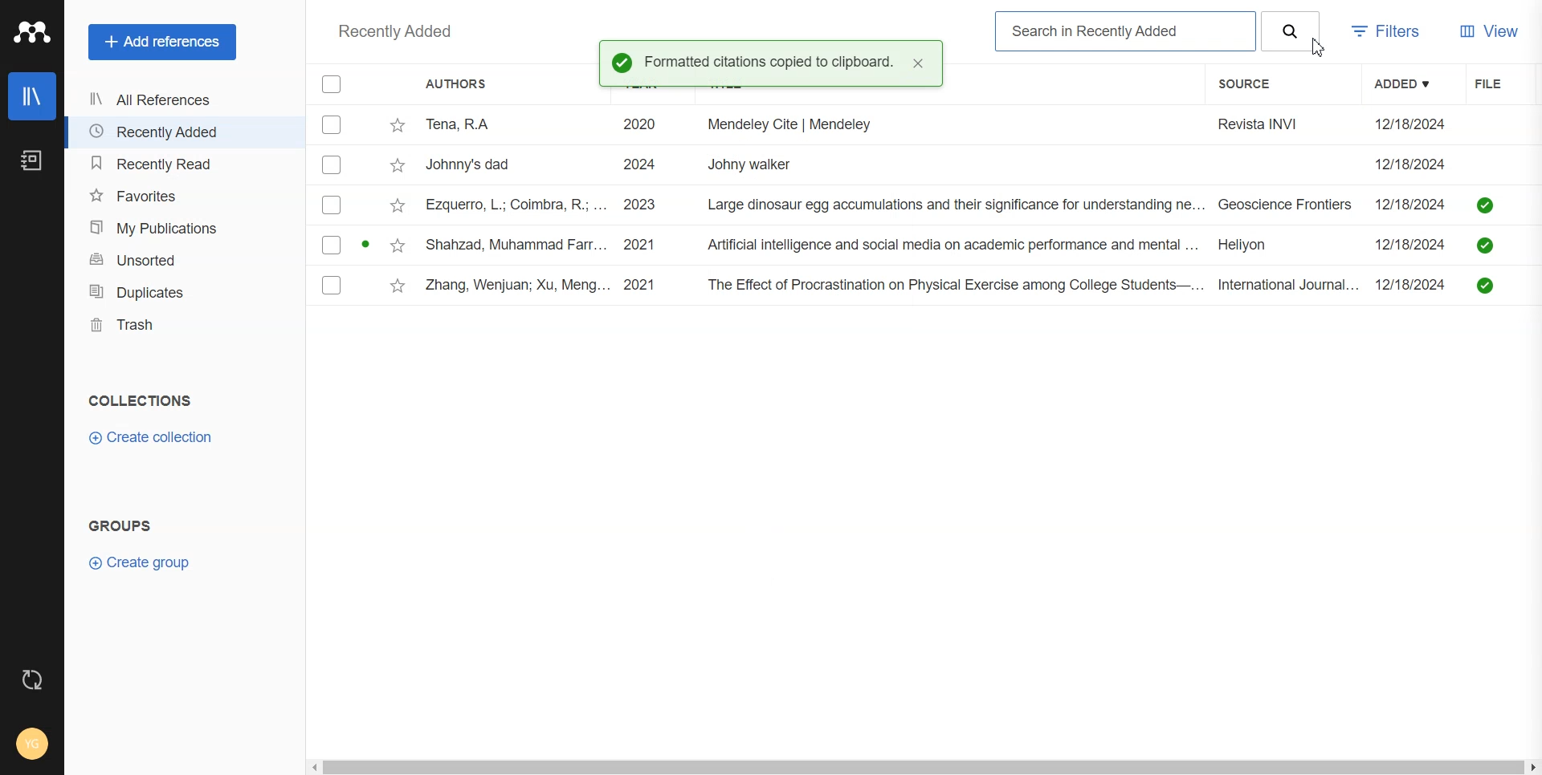  What do you see at coordinates (1411, 124) in the screenshot?
I see `12/18/2024` at bounding box center [1411, 124].